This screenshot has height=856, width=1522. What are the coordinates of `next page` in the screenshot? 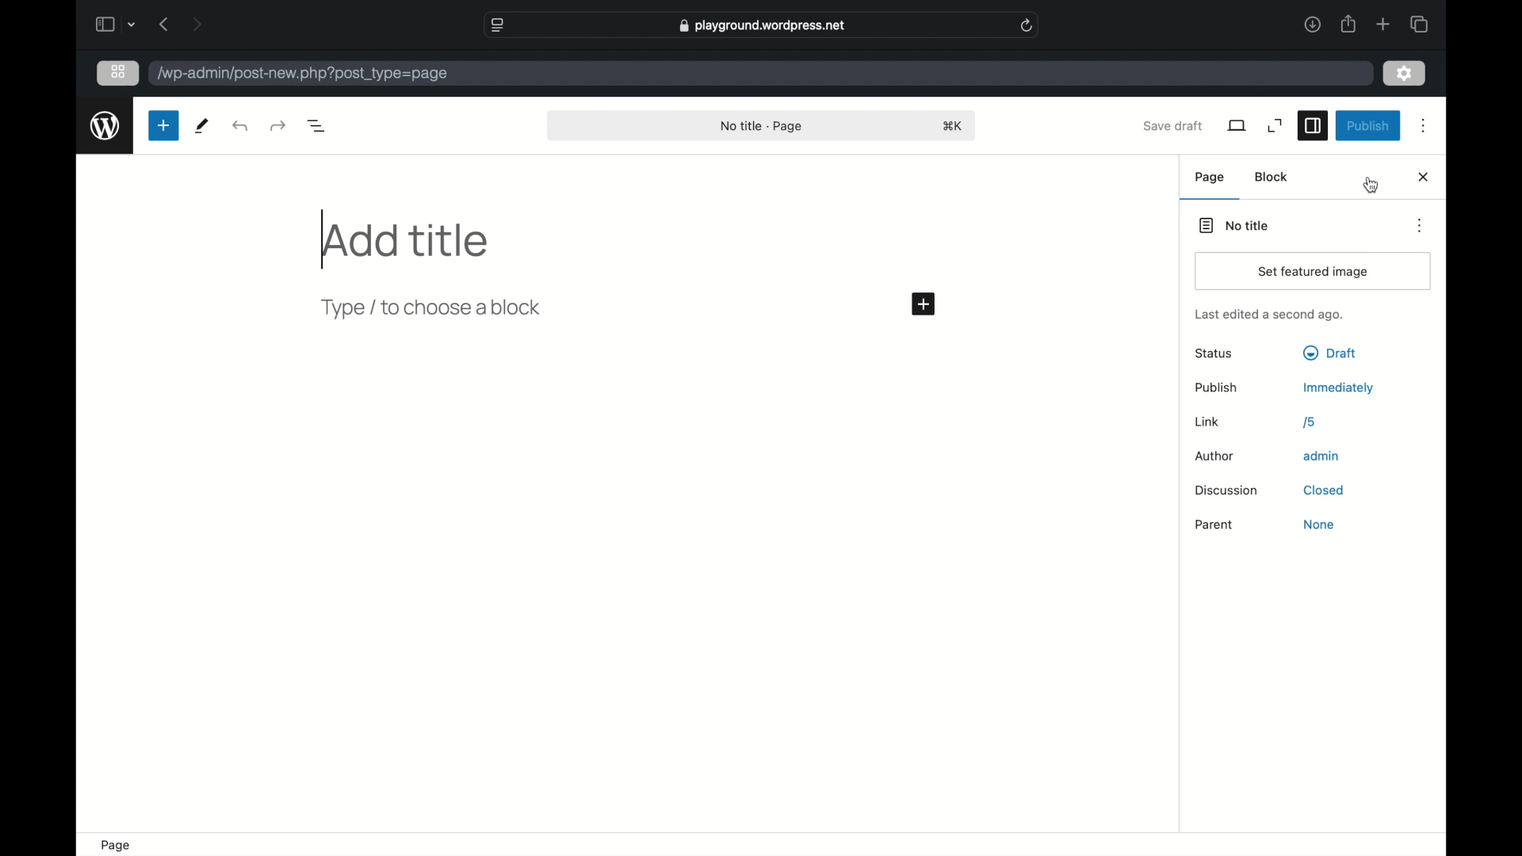 It's located at (197, 25).